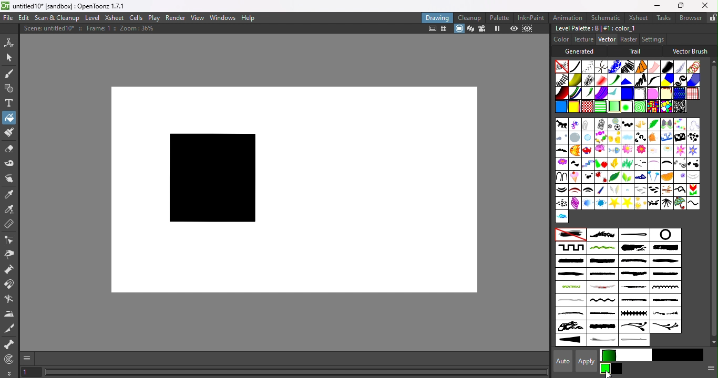  What do you see at coordinates (560, 361) in the screenshot?
I see `Auto` at bounding box center [560, 361].